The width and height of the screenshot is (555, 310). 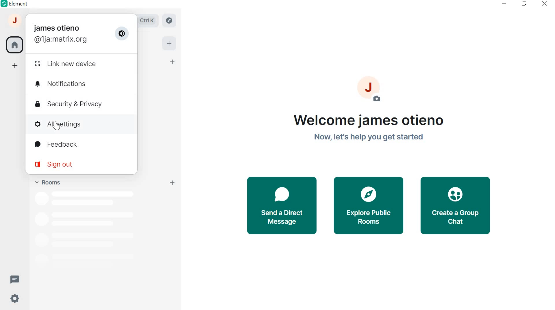 What do you see at coordinates (78, 64) in the screenshot?
I see `LINK NEW DEVICE` at bounding box center [78, 64].